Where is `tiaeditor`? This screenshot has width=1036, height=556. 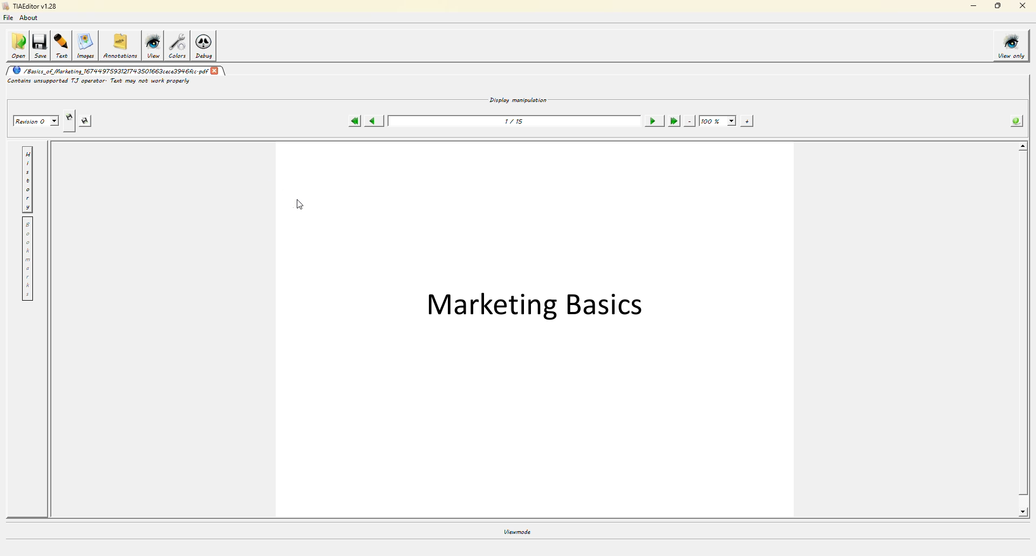 tiaeditor is located at coordinates (31, 7).